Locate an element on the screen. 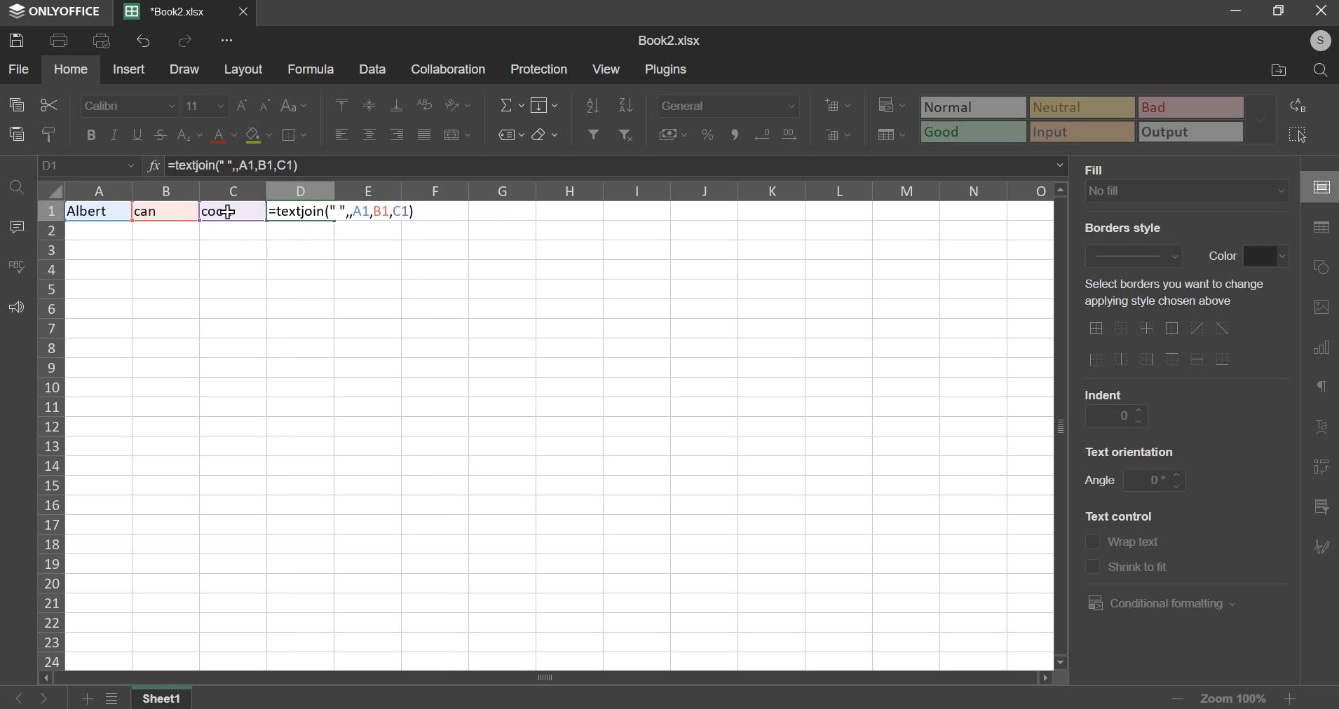 Image resolution: width=1339 pixels, height=709 pixels. text is located at coordinates (1169, 294).